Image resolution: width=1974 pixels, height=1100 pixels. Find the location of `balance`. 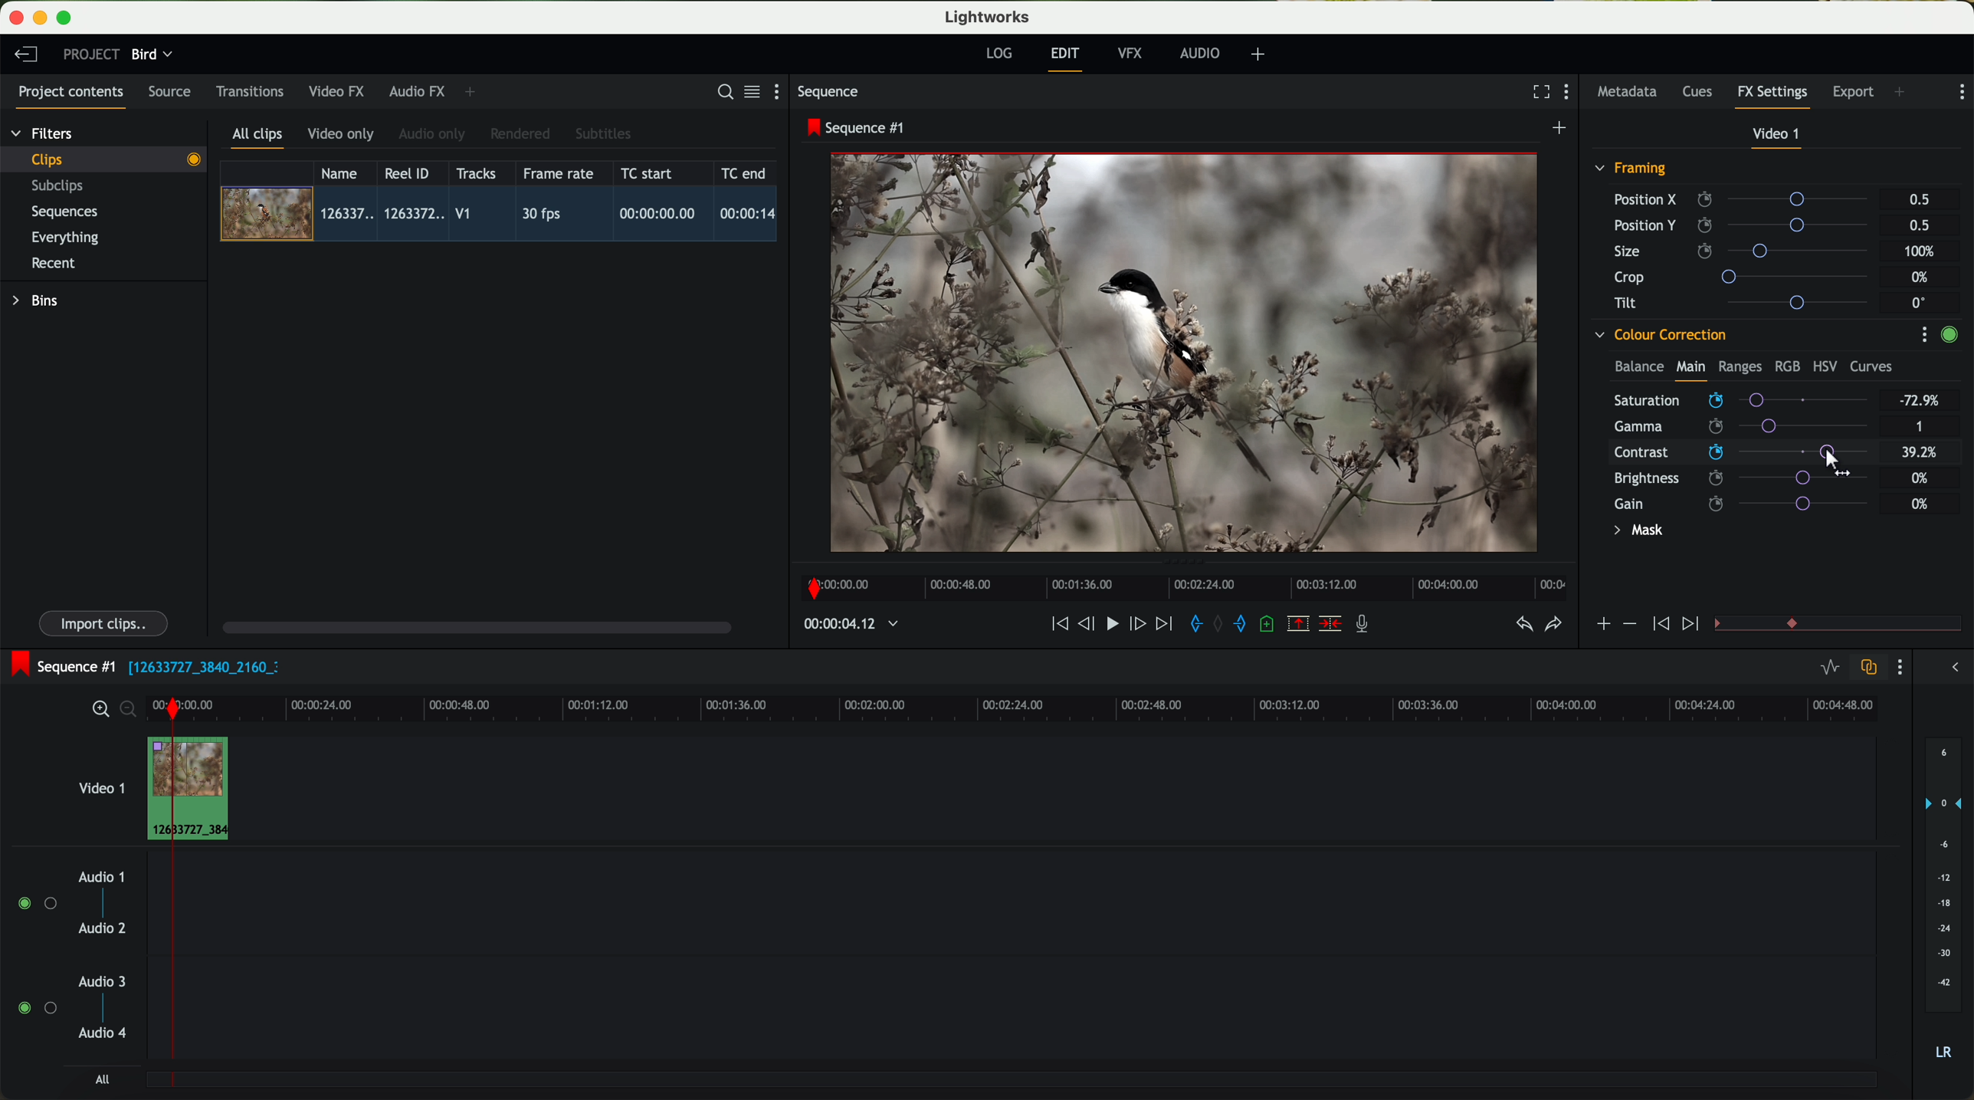

balance is located at coordinates (1639, 368).